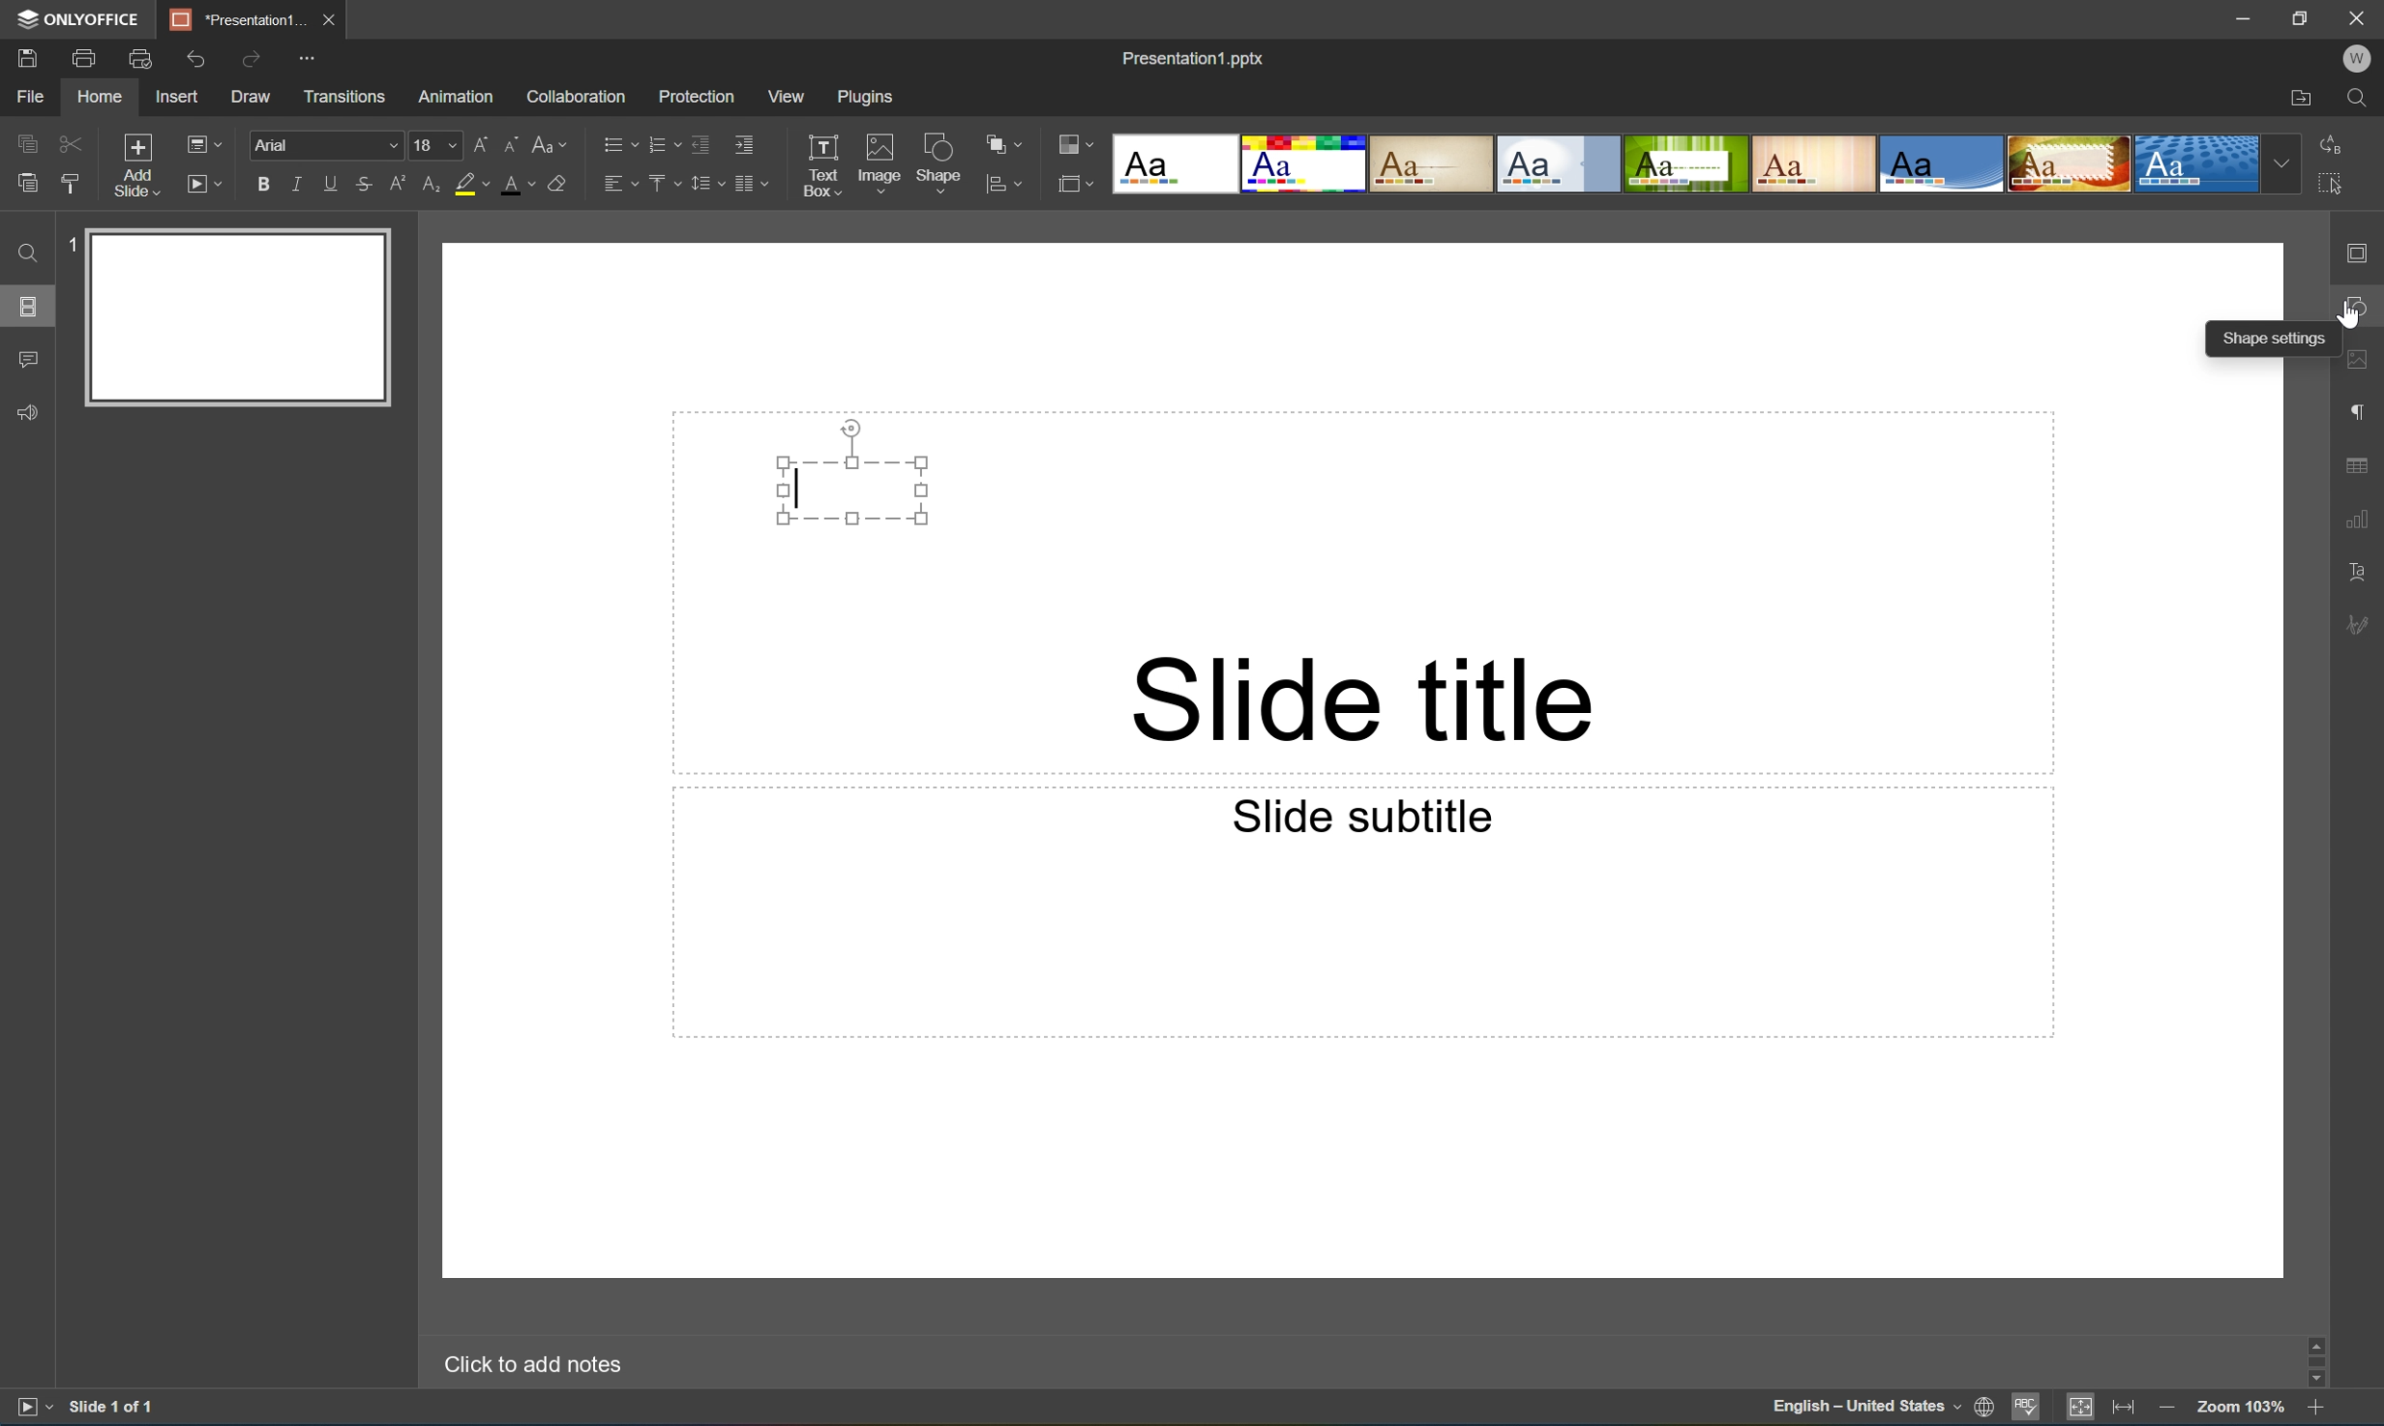 The width and height of the screenshot is (2384, 1426). I want to click on Comments, so click(27, 360).